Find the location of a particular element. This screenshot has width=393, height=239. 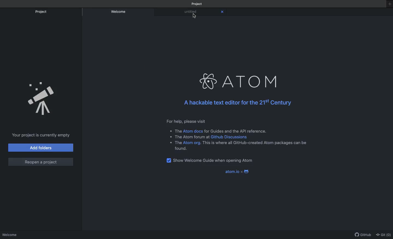

Add folders is located at coordinates (41, 148).